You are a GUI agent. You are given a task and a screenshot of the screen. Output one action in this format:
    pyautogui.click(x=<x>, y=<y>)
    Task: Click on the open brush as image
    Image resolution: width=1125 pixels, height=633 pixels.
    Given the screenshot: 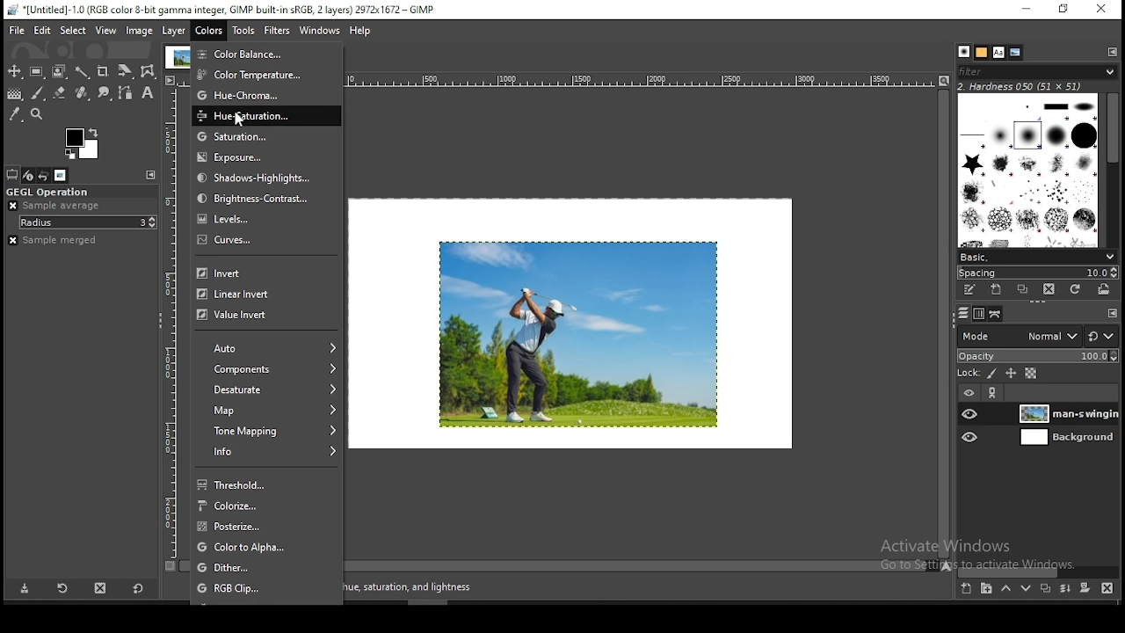 What is the action you would take?
    pyautogui.click(x=1104, y=289)
    